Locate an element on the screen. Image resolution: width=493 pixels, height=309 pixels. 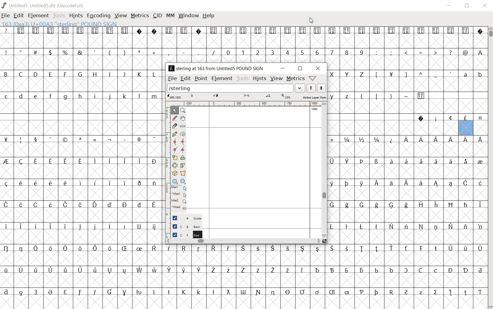
Symbol is located at coordinates (422, 95).